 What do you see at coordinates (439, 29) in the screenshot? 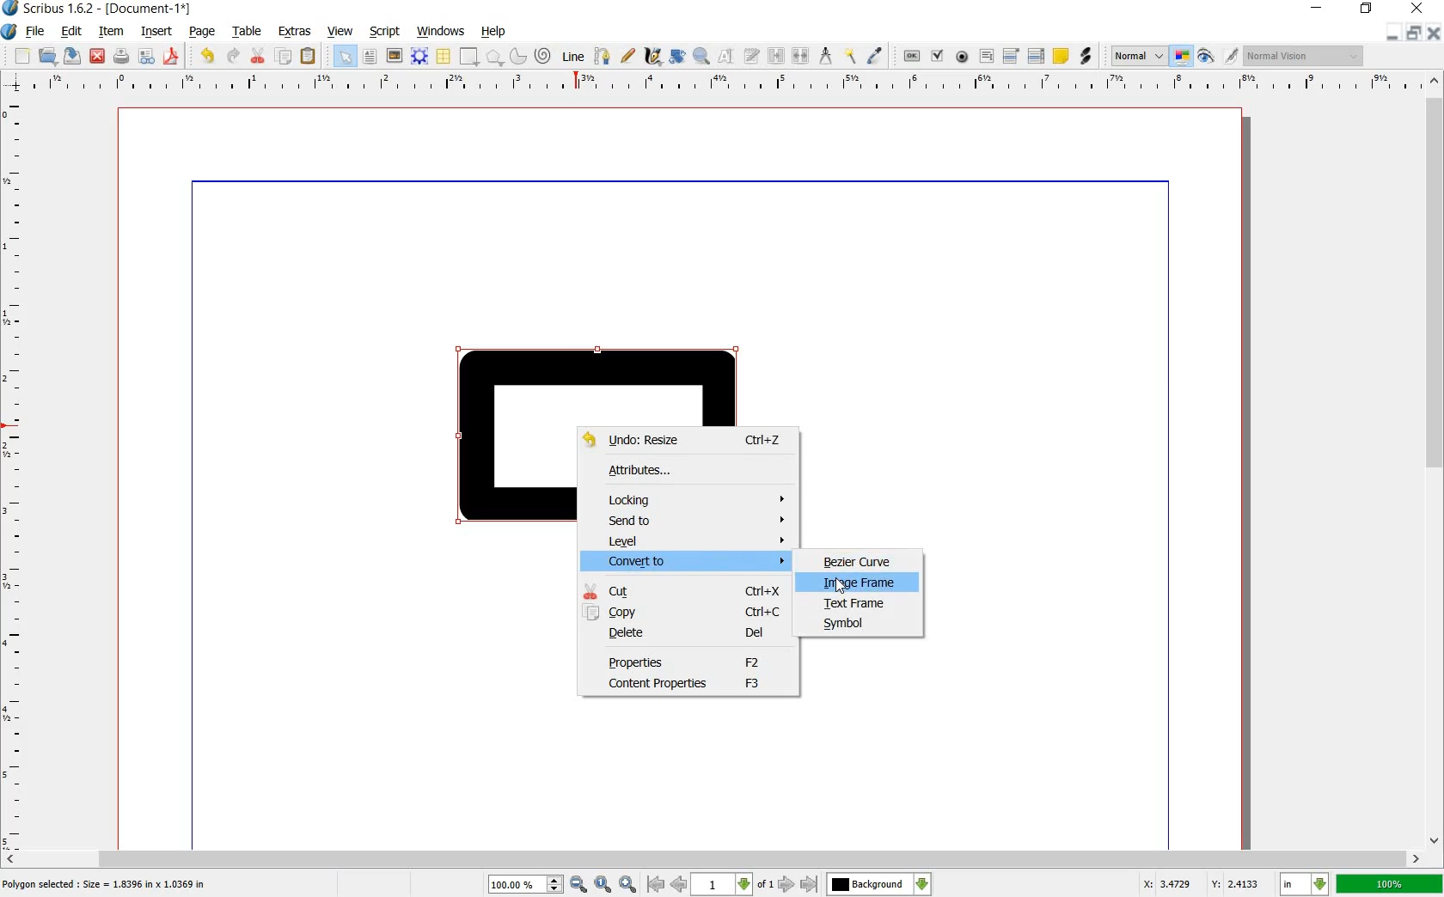
I see `windows` at bounding box center [439, 29].